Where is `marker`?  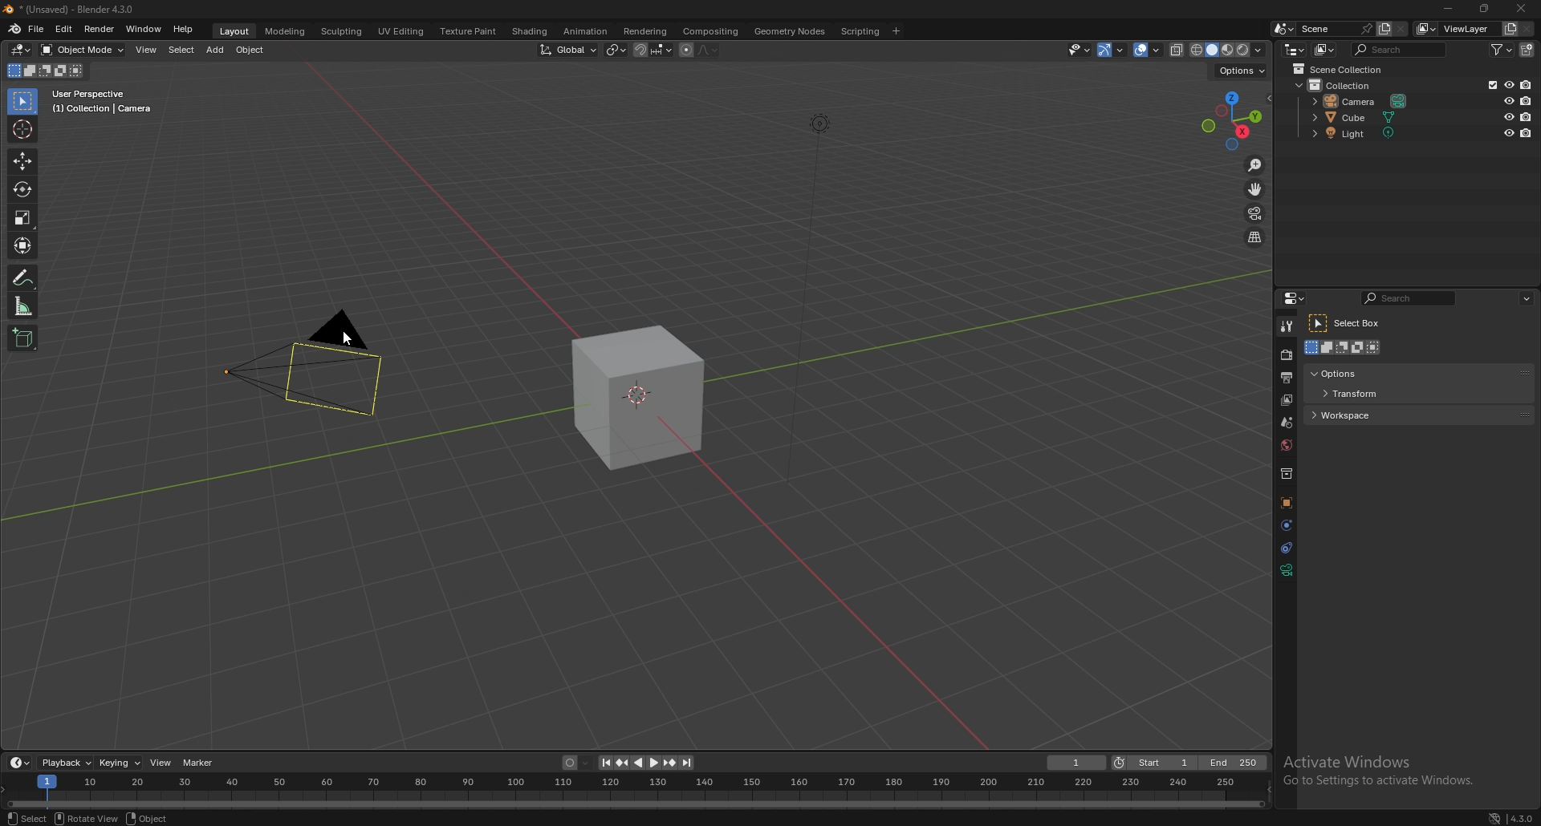 marker is located at coordinates (200, 763).